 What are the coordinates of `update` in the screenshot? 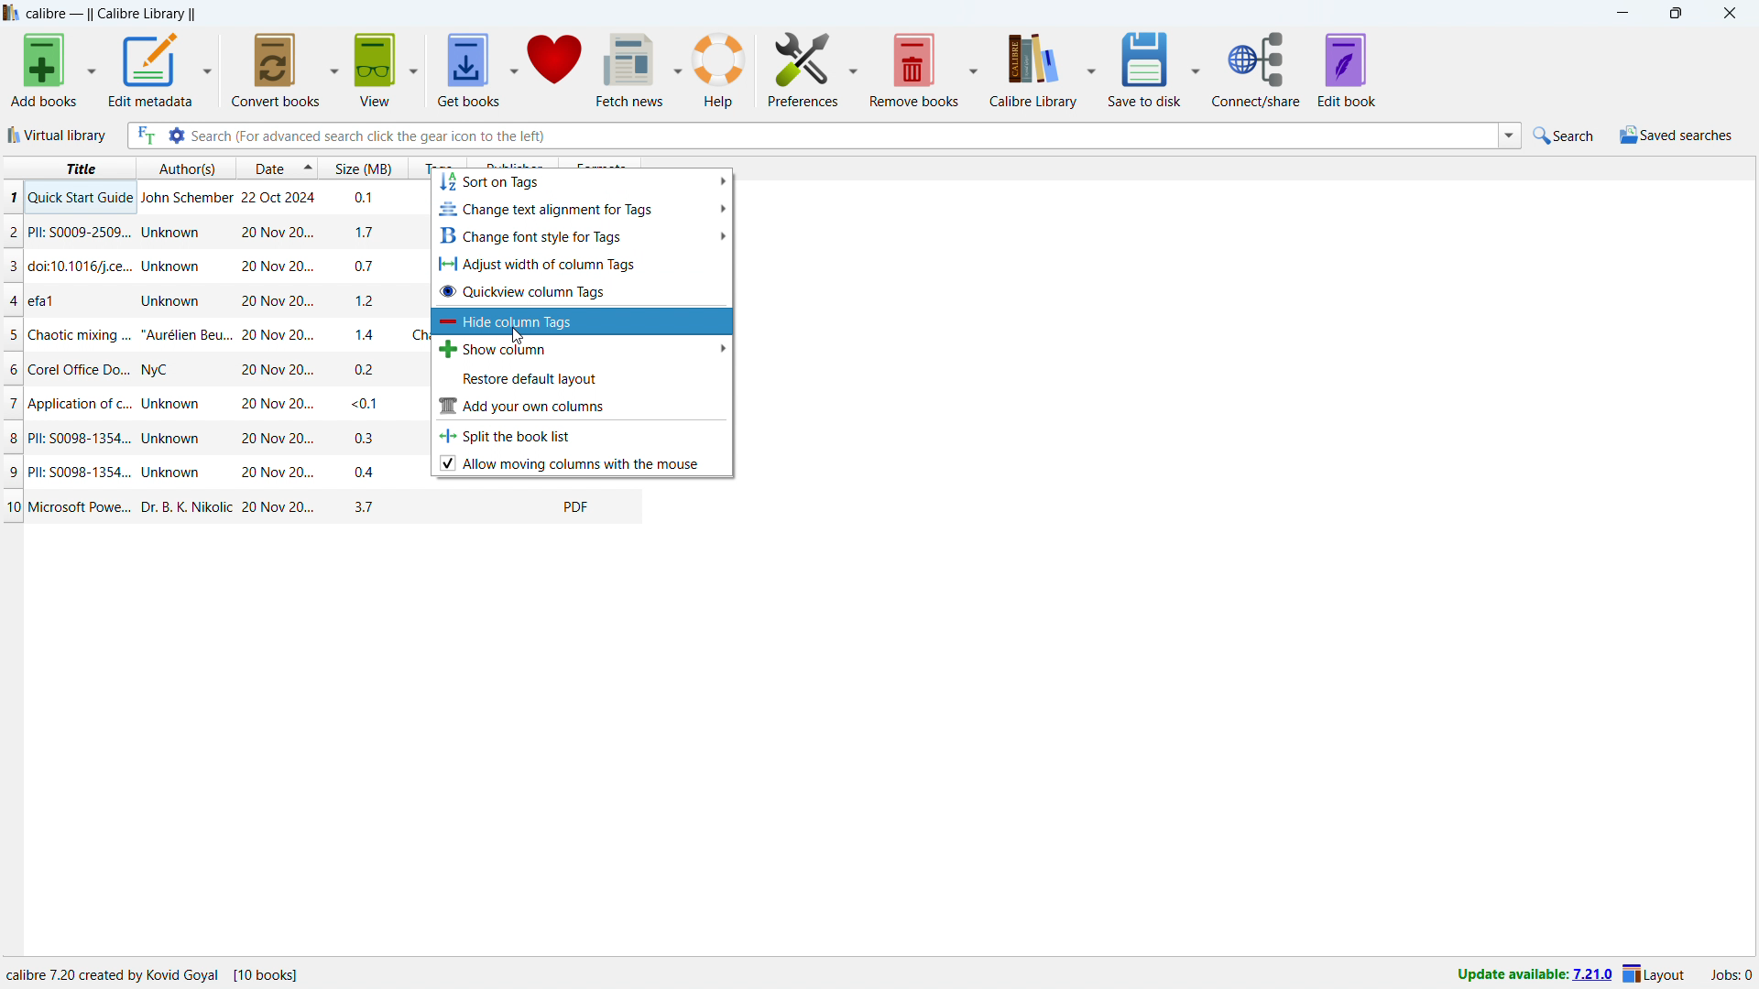 It's located at (1533, 976).